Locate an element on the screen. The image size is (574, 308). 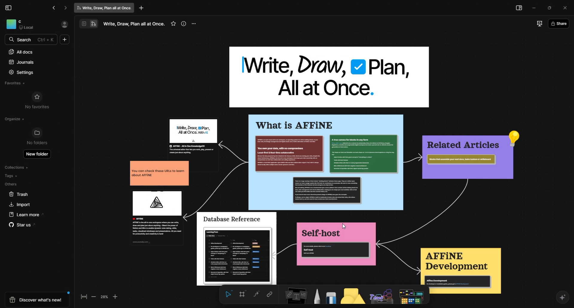
new doc is located at coordinates (65, 40).